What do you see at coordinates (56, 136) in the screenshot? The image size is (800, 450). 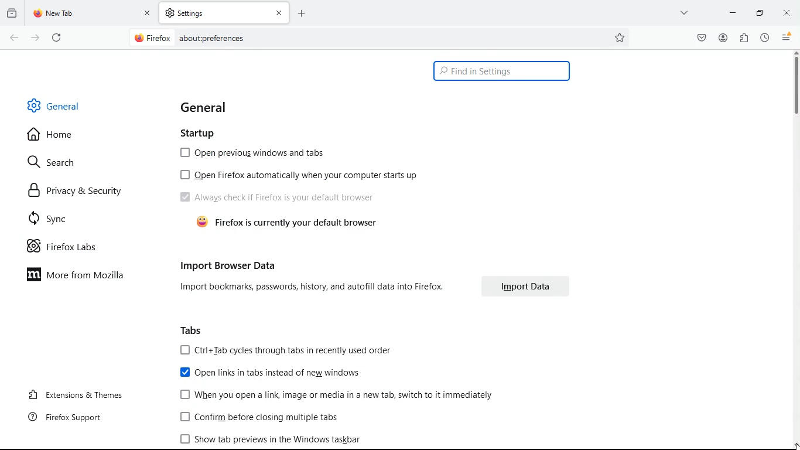 I see `home` at bounding box center [56, 136].